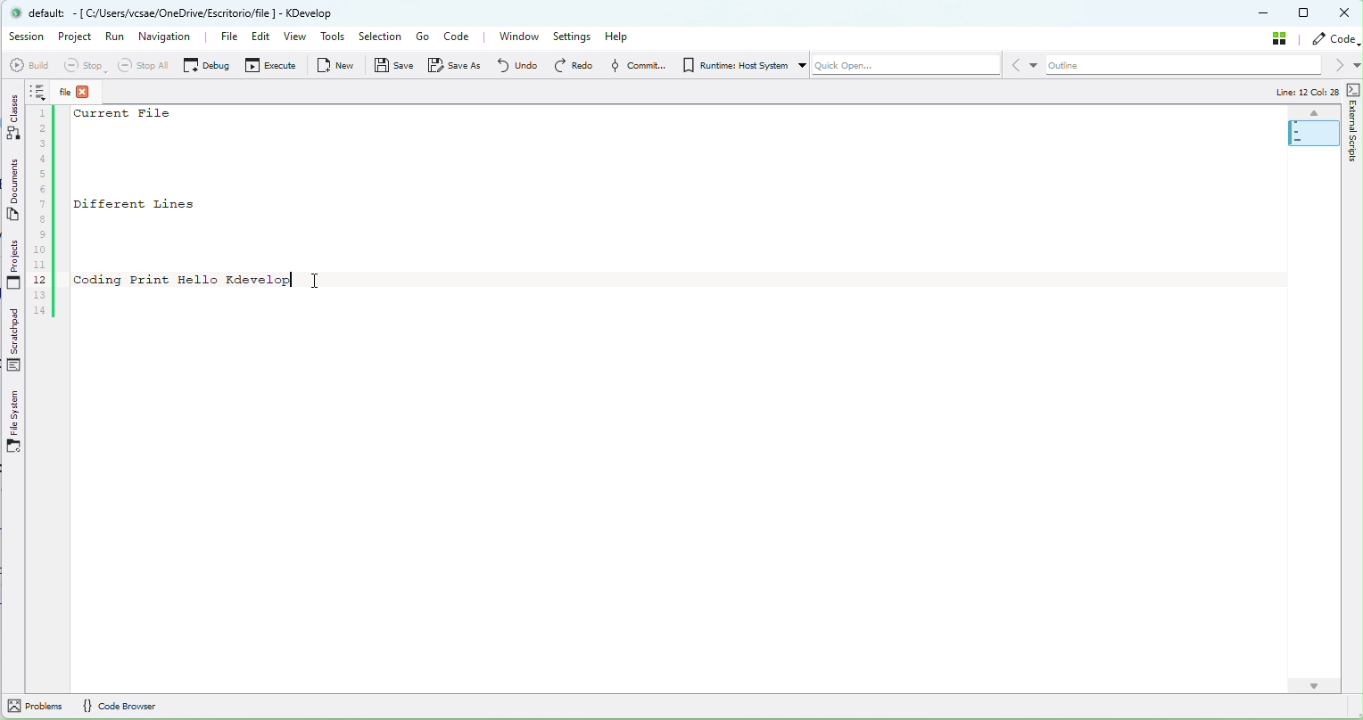  Describe the element at coordinates (82, 92) in the screenshot. I see `File close` at that location.